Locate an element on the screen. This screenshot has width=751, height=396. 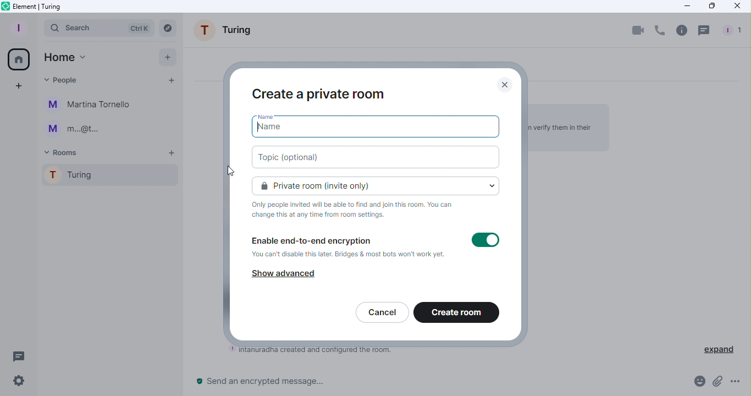
Add room is located at coordinates (173, 153).